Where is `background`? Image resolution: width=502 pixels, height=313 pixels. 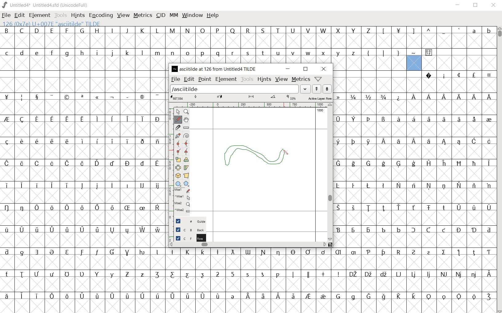 background is located at coordinates (187, 229).